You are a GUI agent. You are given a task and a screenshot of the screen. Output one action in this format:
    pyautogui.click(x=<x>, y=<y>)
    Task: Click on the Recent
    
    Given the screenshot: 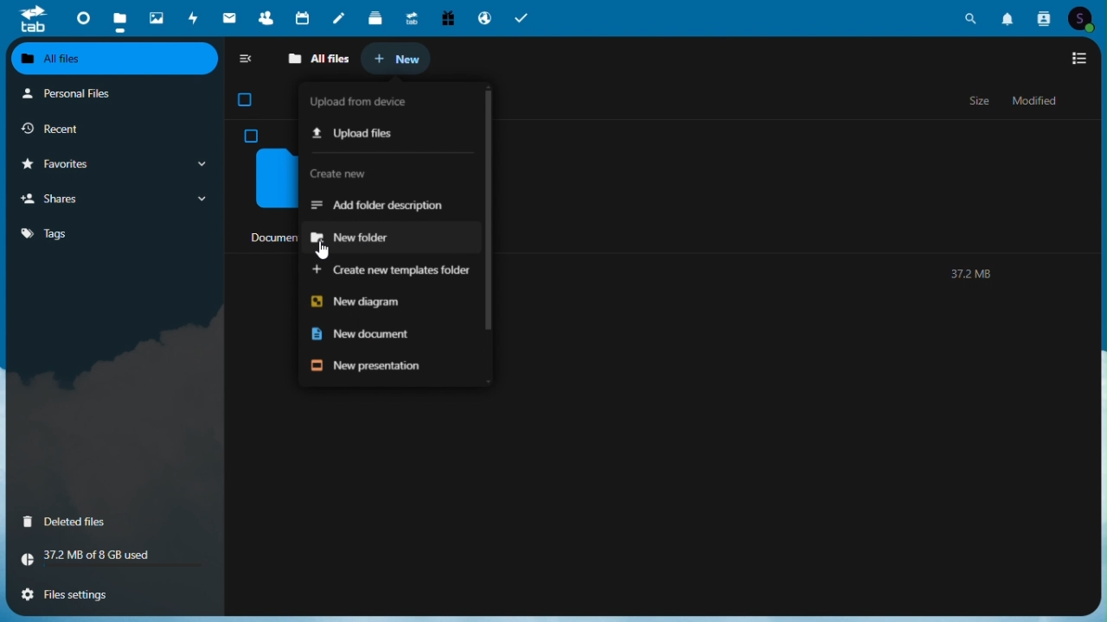 What is the action you would take?
    pyautogui.click(x=108, y=131)
    